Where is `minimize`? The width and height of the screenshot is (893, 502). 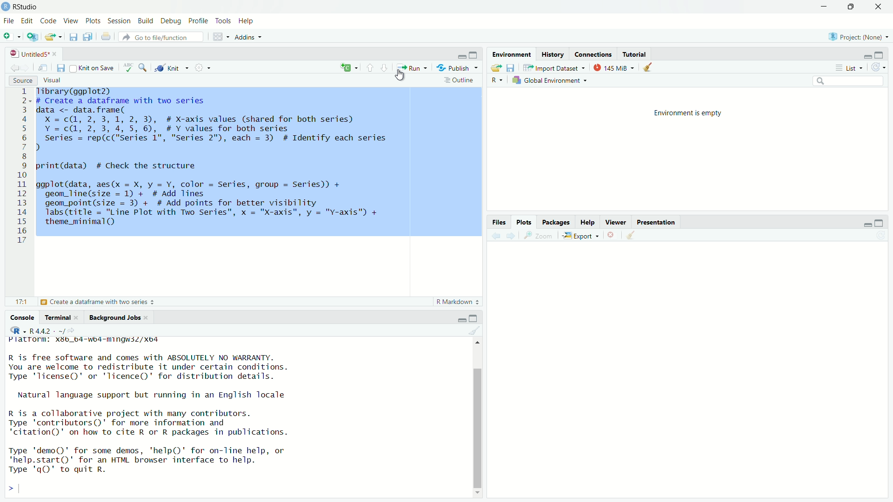
minimize is located at coordinates (867, 57).